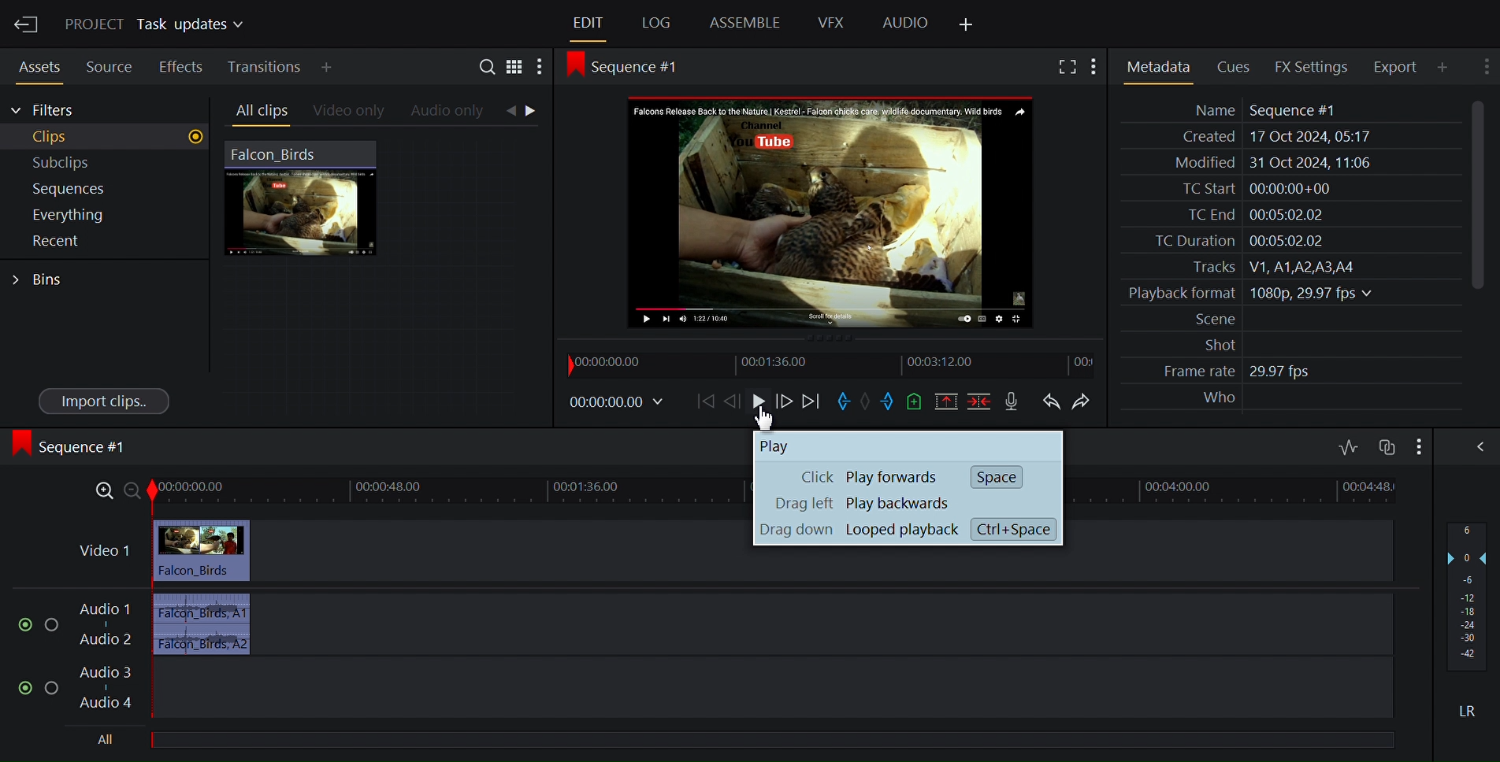  What do you see at coordinates (781, 742) in the screenshot?
I see `All ` at bounding box center [781, 742].